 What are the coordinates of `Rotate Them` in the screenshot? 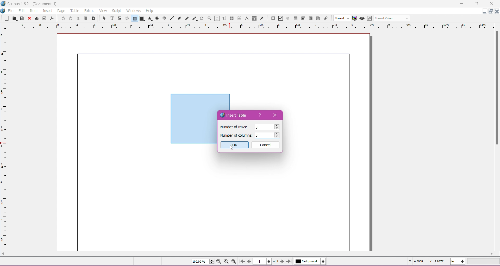 It's located at (201, 18).